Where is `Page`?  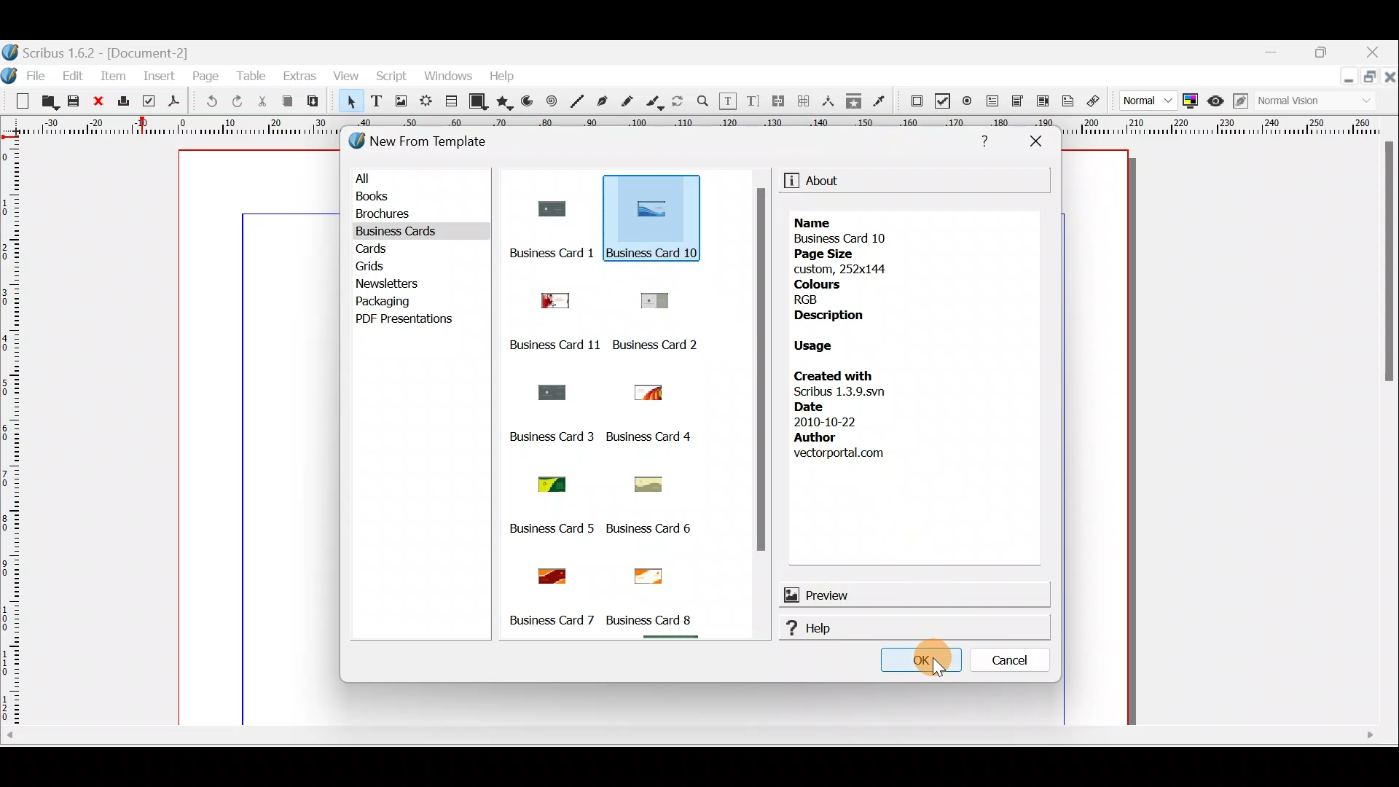 Page is located at coordinates (205, 75).